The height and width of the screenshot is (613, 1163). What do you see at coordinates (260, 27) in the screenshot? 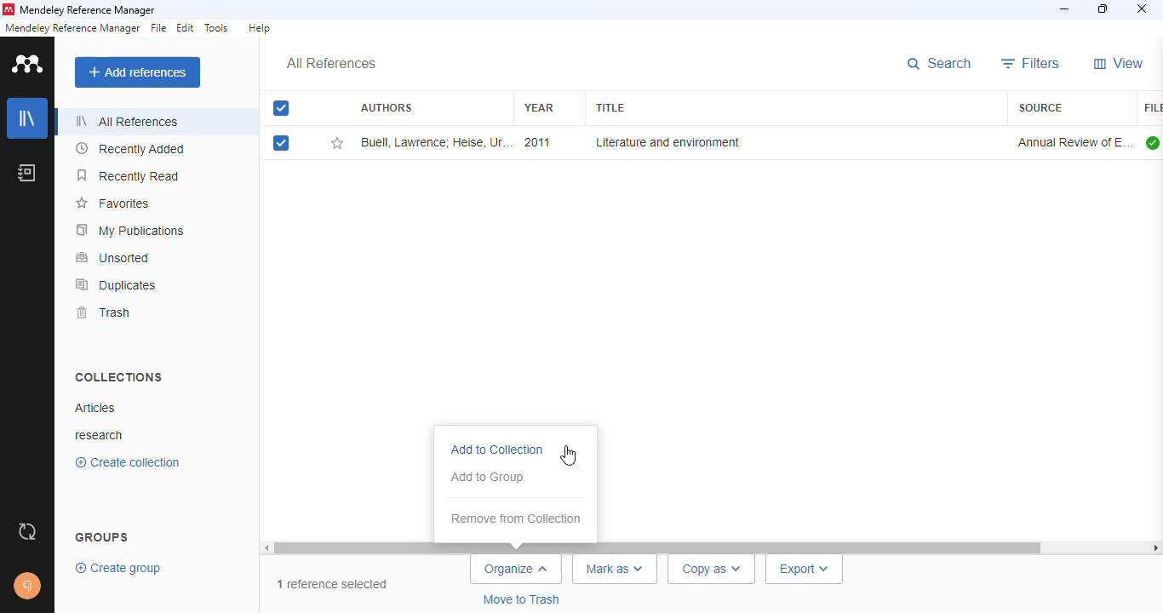
I see `help` at bounding box center [260, 27].